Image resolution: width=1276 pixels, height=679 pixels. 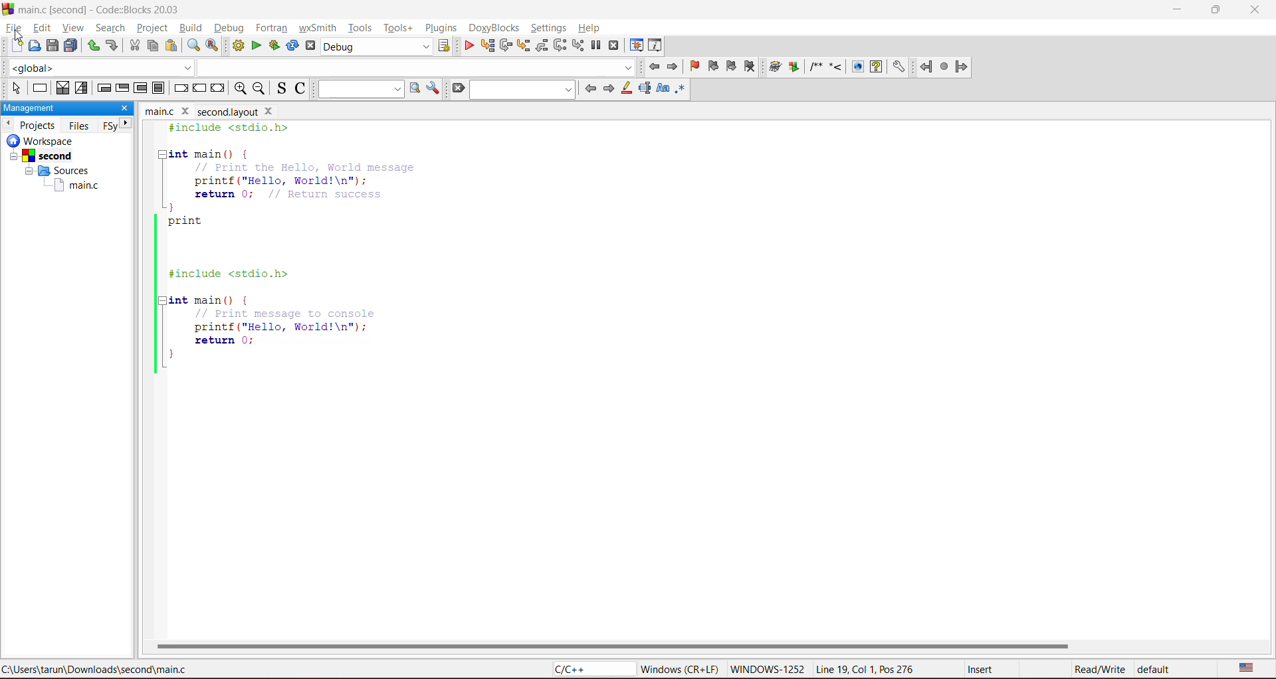 I want to click on file name, so click(x=212, y=111).